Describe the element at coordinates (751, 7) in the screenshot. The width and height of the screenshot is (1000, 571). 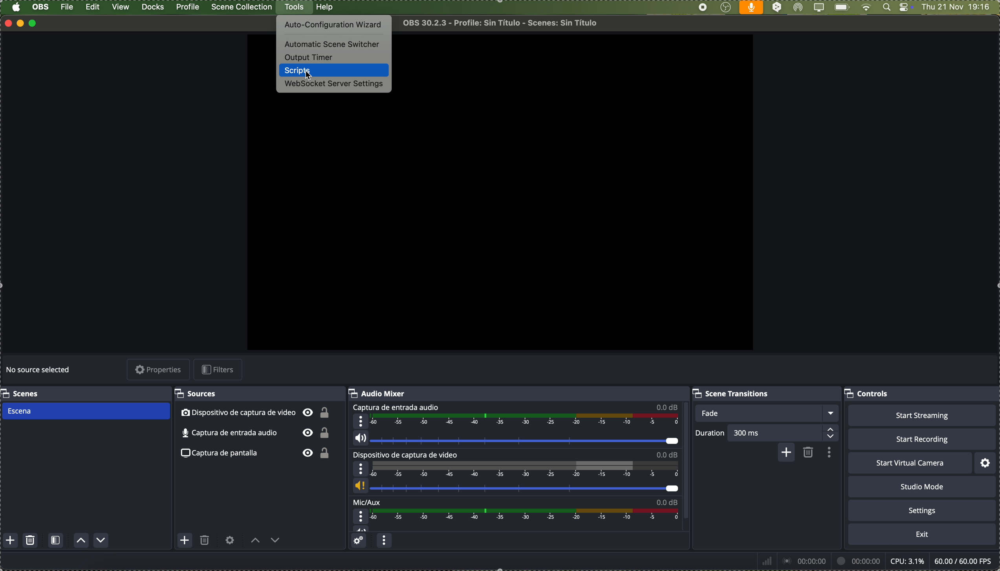
I see `voice activated` at that location.